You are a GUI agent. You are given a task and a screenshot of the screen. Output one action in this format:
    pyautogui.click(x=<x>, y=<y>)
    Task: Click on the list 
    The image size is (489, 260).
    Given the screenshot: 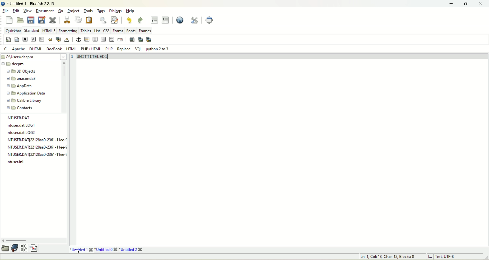 What is the action you would take?
    pyautogui.click(x=97, y=31)
    